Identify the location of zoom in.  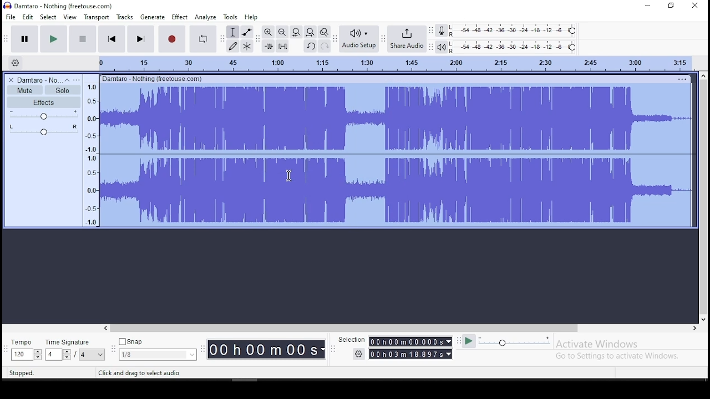
(268, 31).